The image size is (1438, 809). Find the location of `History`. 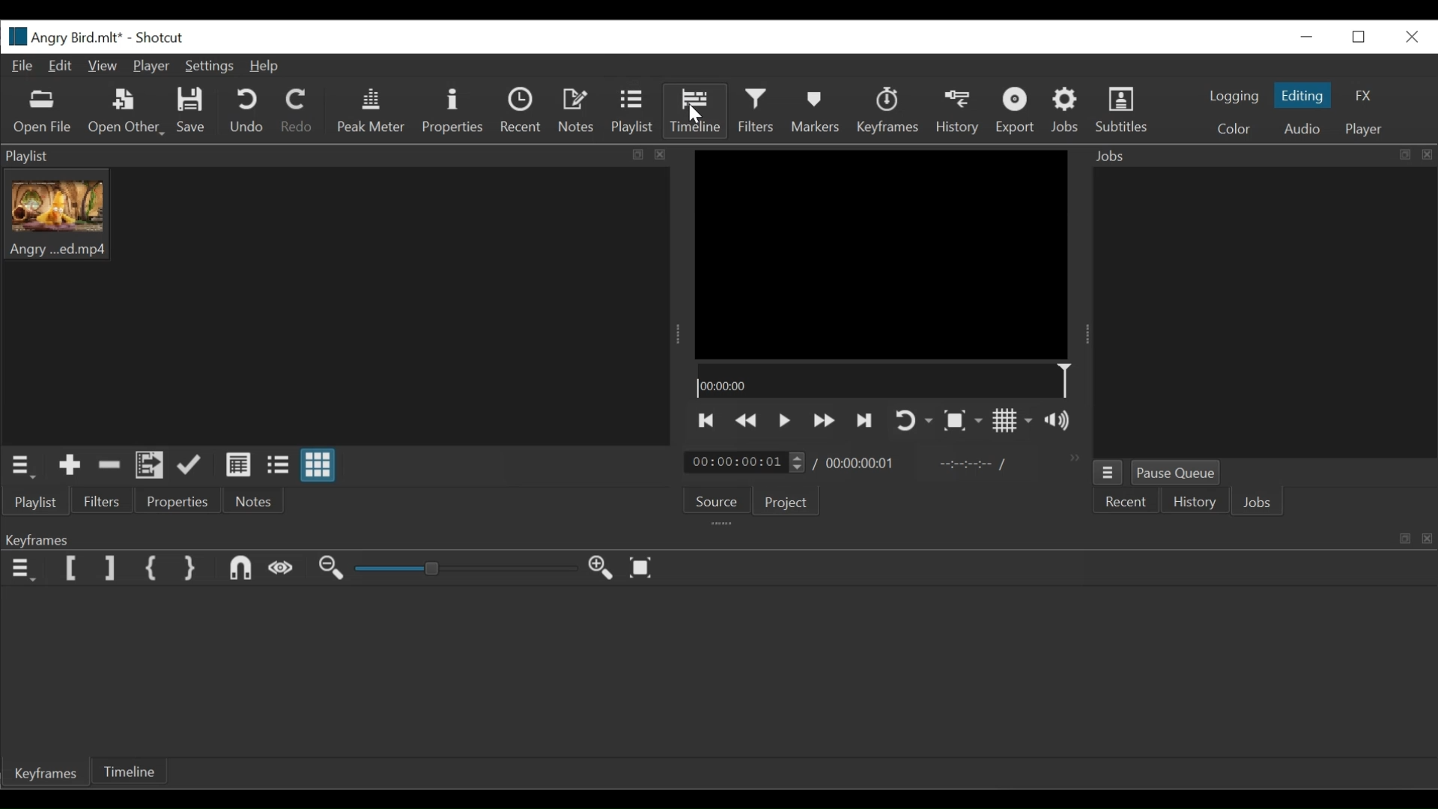

History is located at coordinates (1195, 502).